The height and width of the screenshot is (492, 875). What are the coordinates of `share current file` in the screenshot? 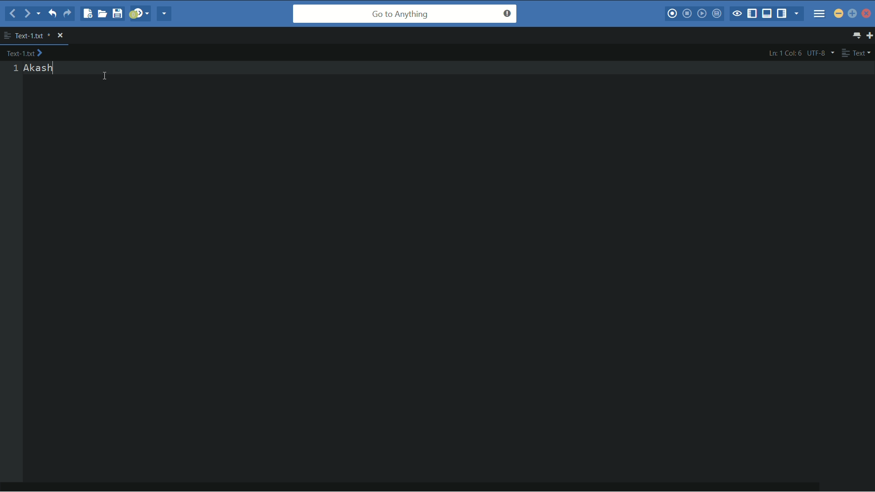 It's located at (165, 13).